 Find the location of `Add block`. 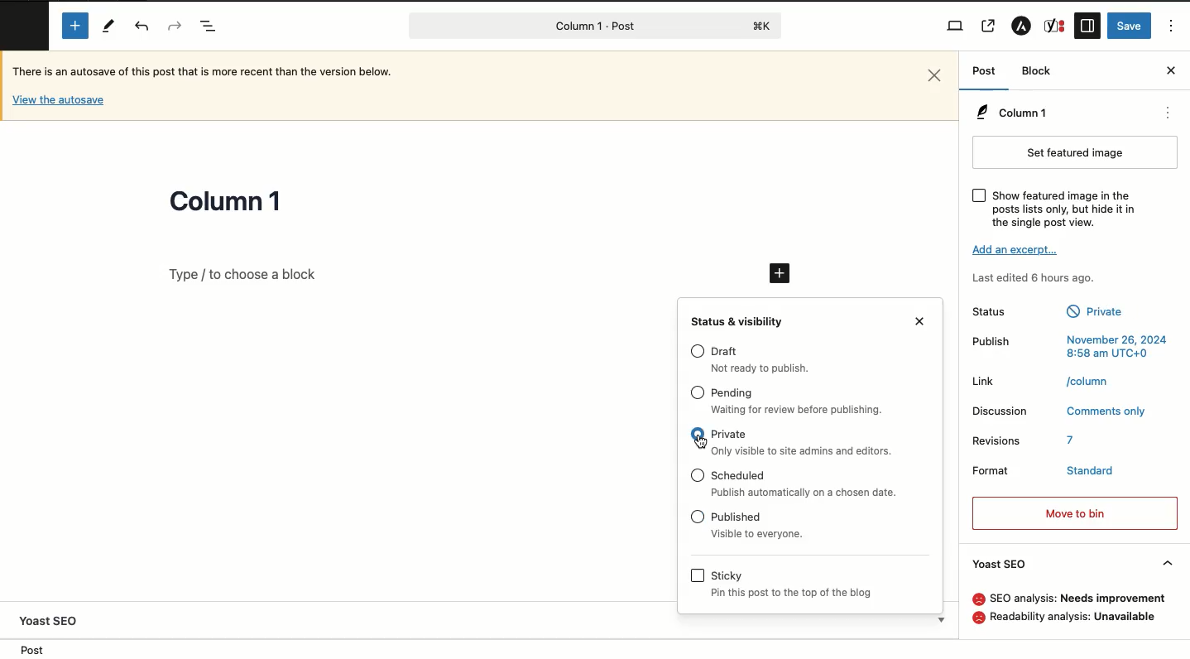

Add block is located at coordinates (451, 274).